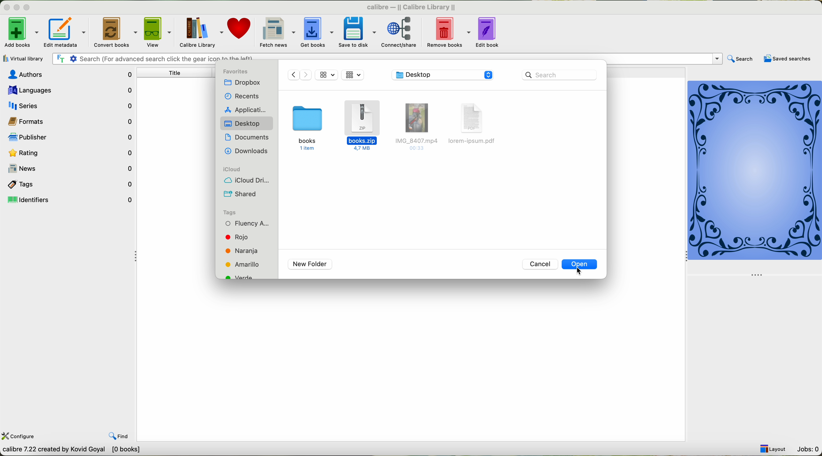 Image resolution: width=822 pixels, height=456 pixels. Describe the element at coordinates (68, 90) in the screenshot. I see `languages` at that location.